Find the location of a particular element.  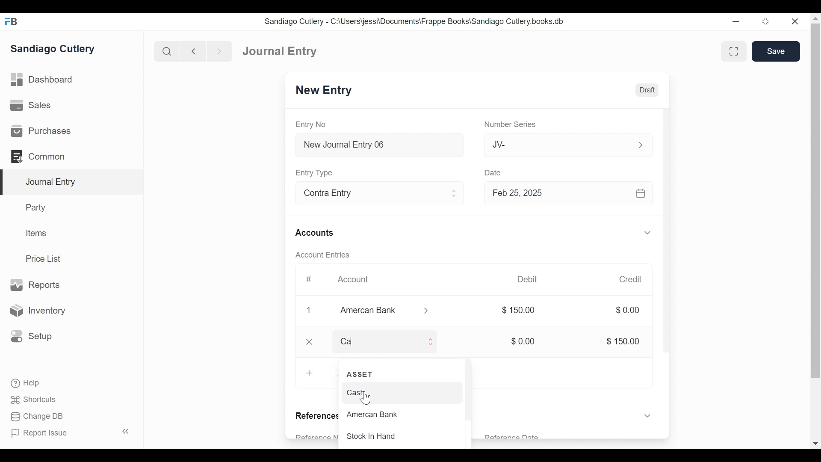

Purchases is located at coordinates (40, 131).